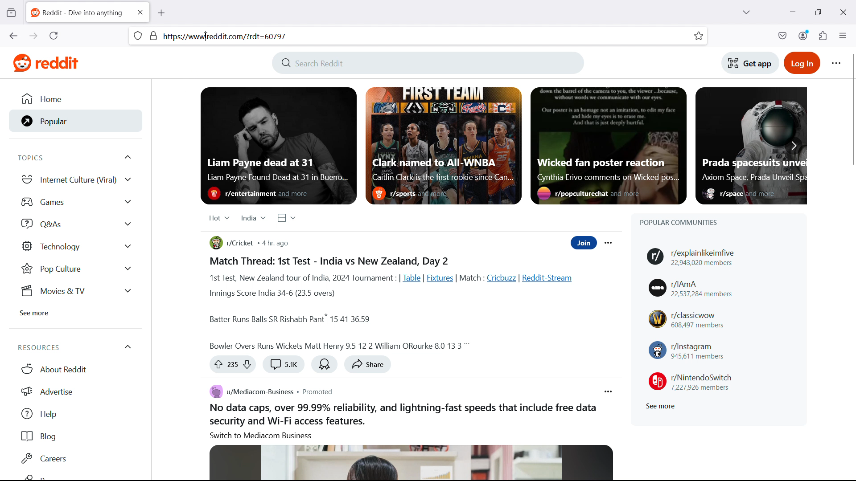  What do you see at coordinates (54, 36) in the screenshot?
I see `reload the current page` at bounding box center [54, 36].